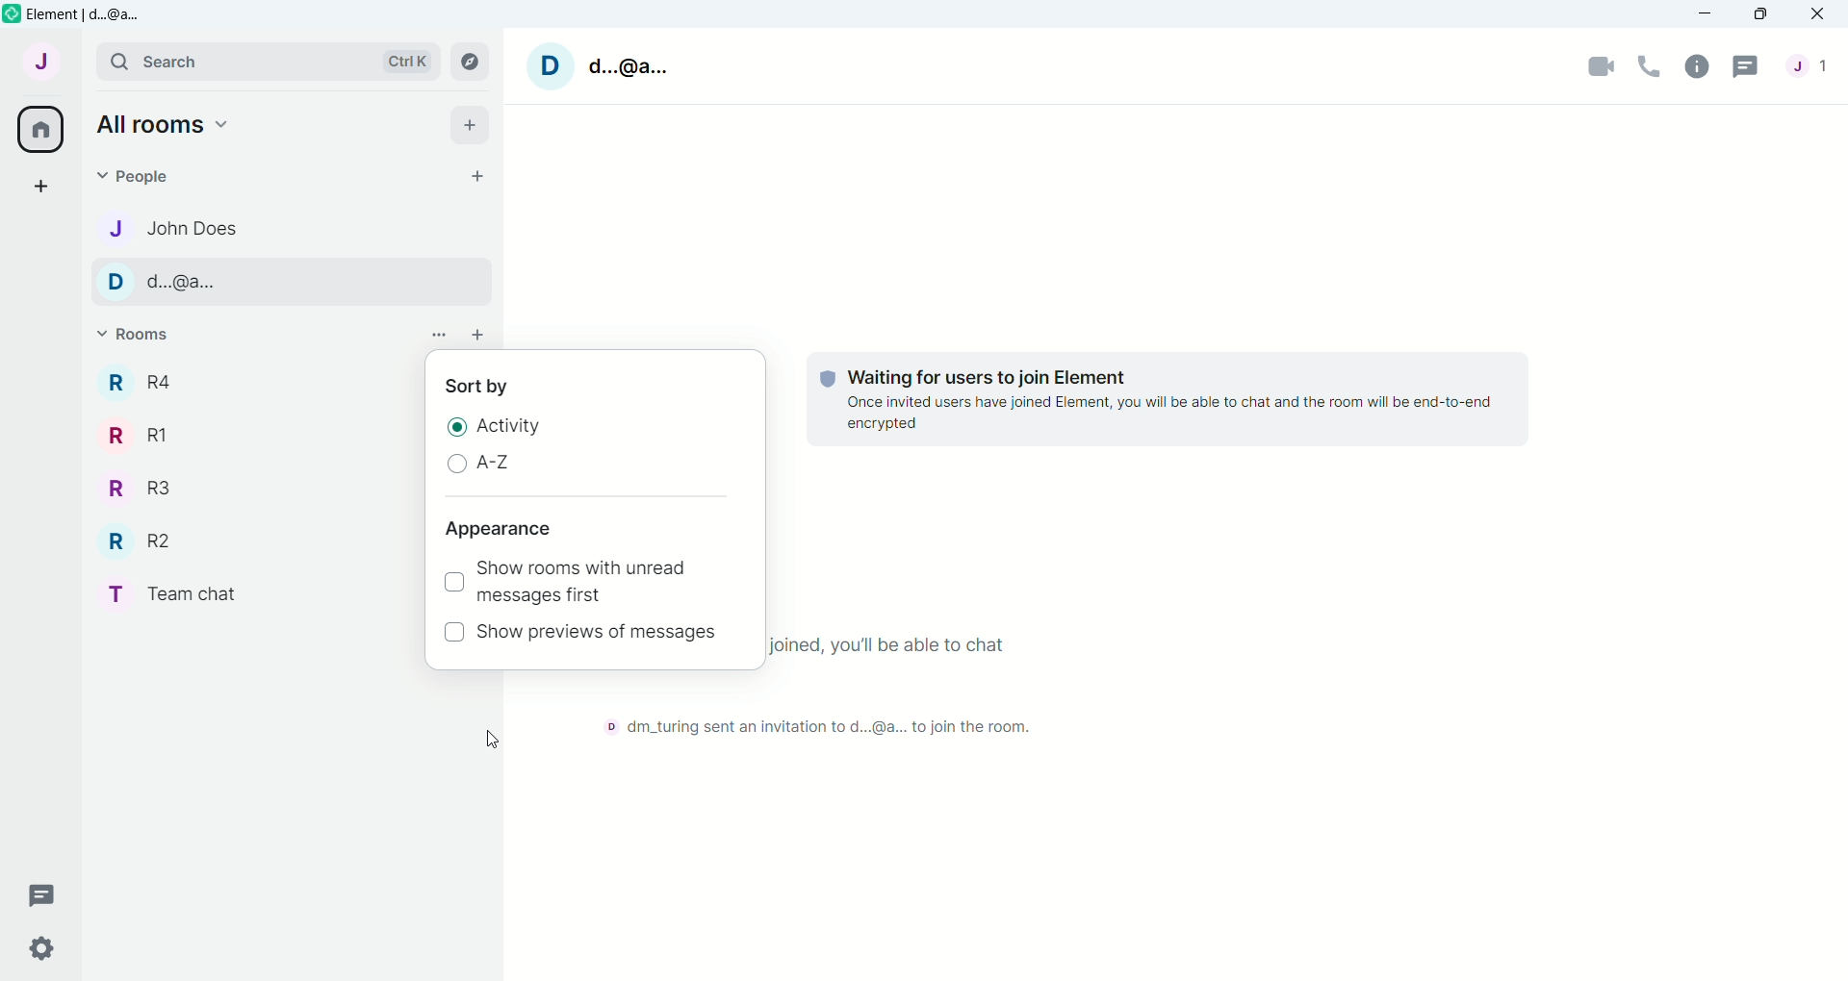 The image size is (1848, 981). Describe the element at coordinates (149, 382) in the screenshot. I see `Room R4` at that location.